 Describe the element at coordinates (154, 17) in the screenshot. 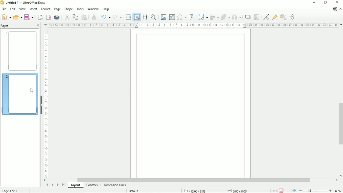

I see `Zoom & pan` at that location.